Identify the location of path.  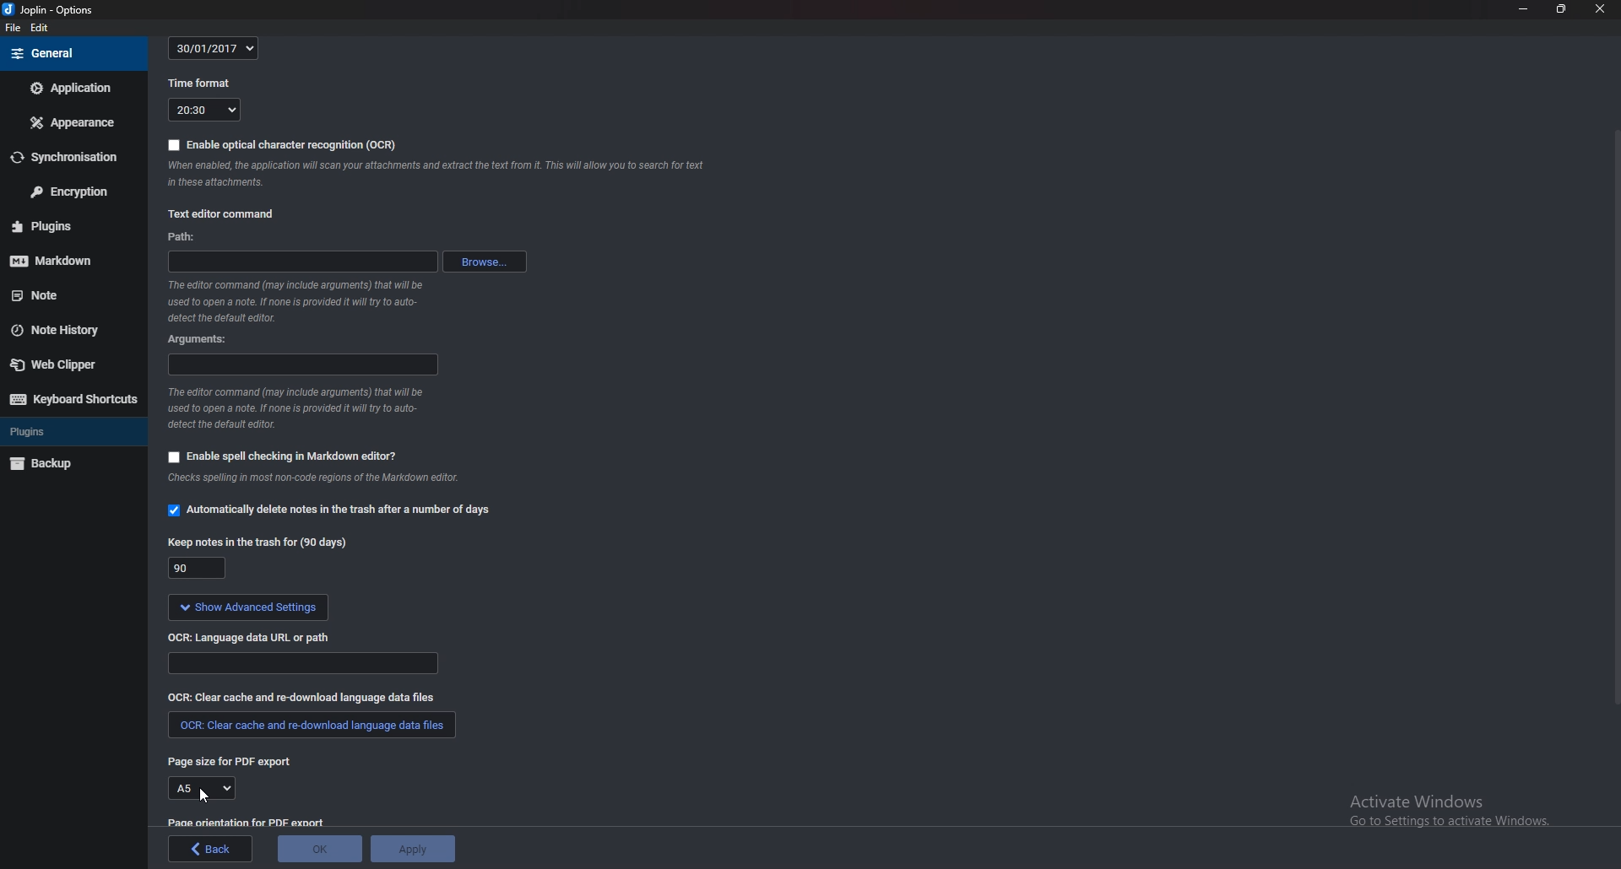
(301, 262).